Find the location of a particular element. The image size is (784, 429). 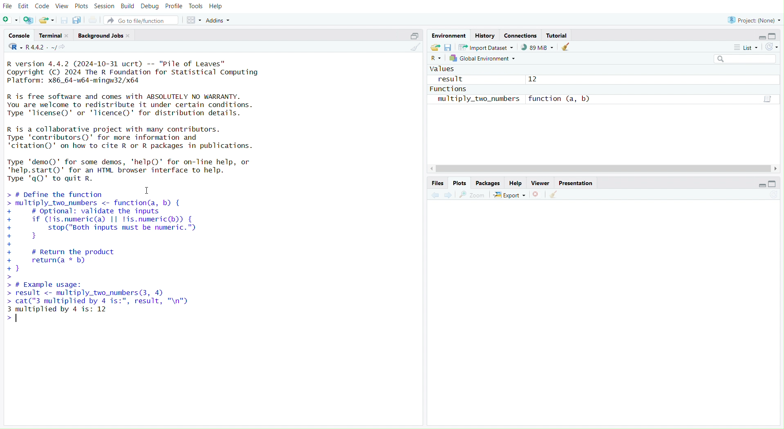

Project (None) is located at coordinates (754, 19).